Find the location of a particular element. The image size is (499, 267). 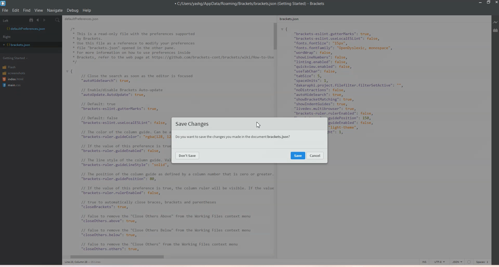

Navigate Backwards is located at coordinates (39, 20).